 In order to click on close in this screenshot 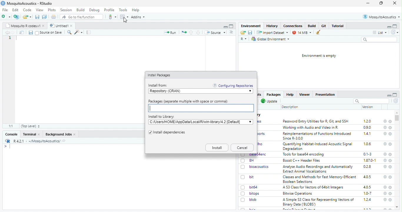, I will do `click(391, 167)`.